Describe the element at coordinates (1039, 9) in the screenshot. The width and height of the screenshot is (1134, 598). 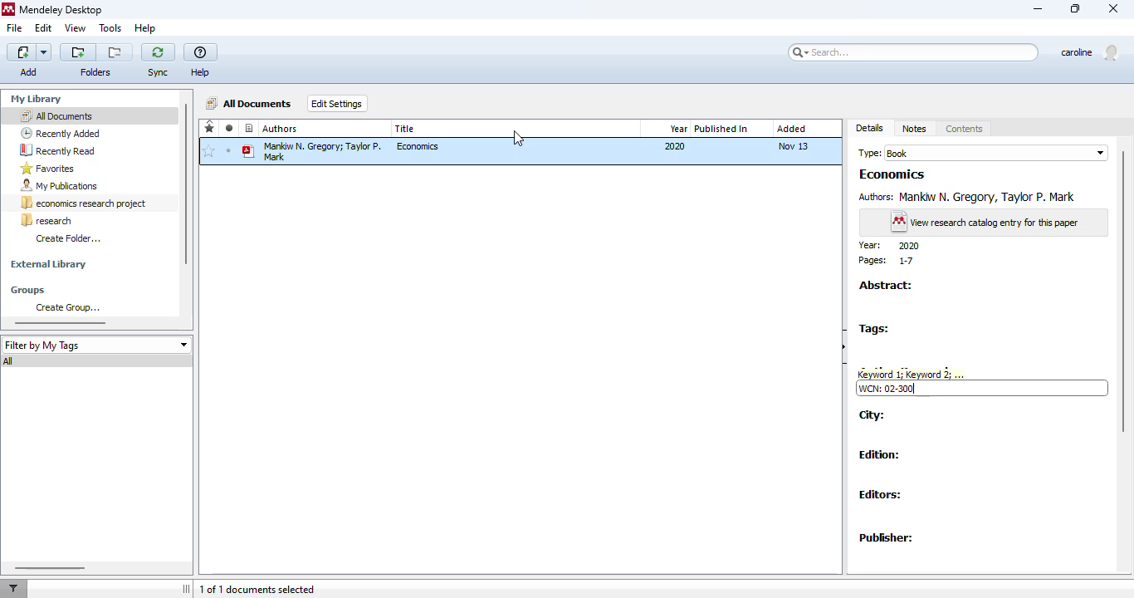
I see `minimize` at that location.